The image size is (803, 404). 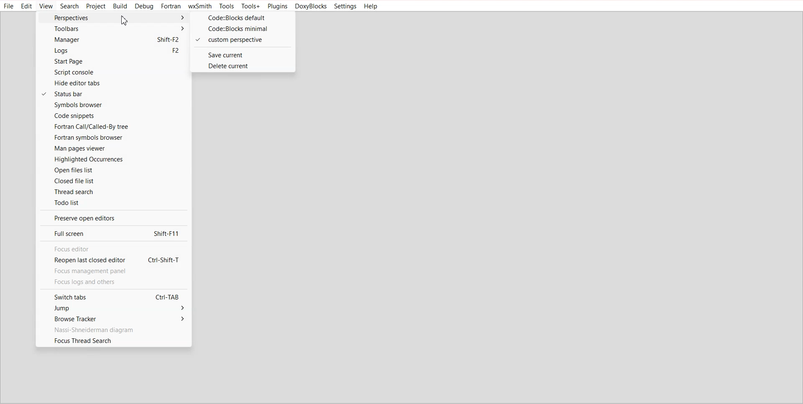 I want to click on Toolbars, so click(x=112, y=28).